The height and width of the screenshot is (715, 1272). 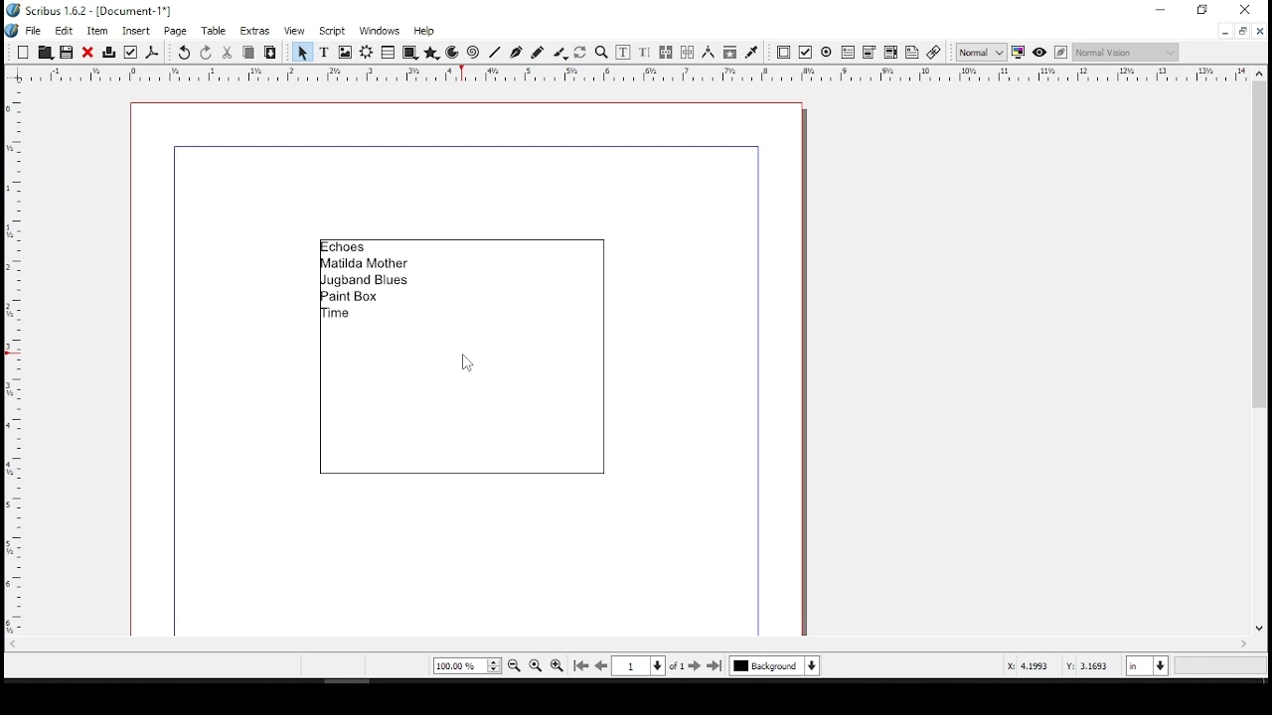 I want to click on text frame, so click(x=324, y=53).